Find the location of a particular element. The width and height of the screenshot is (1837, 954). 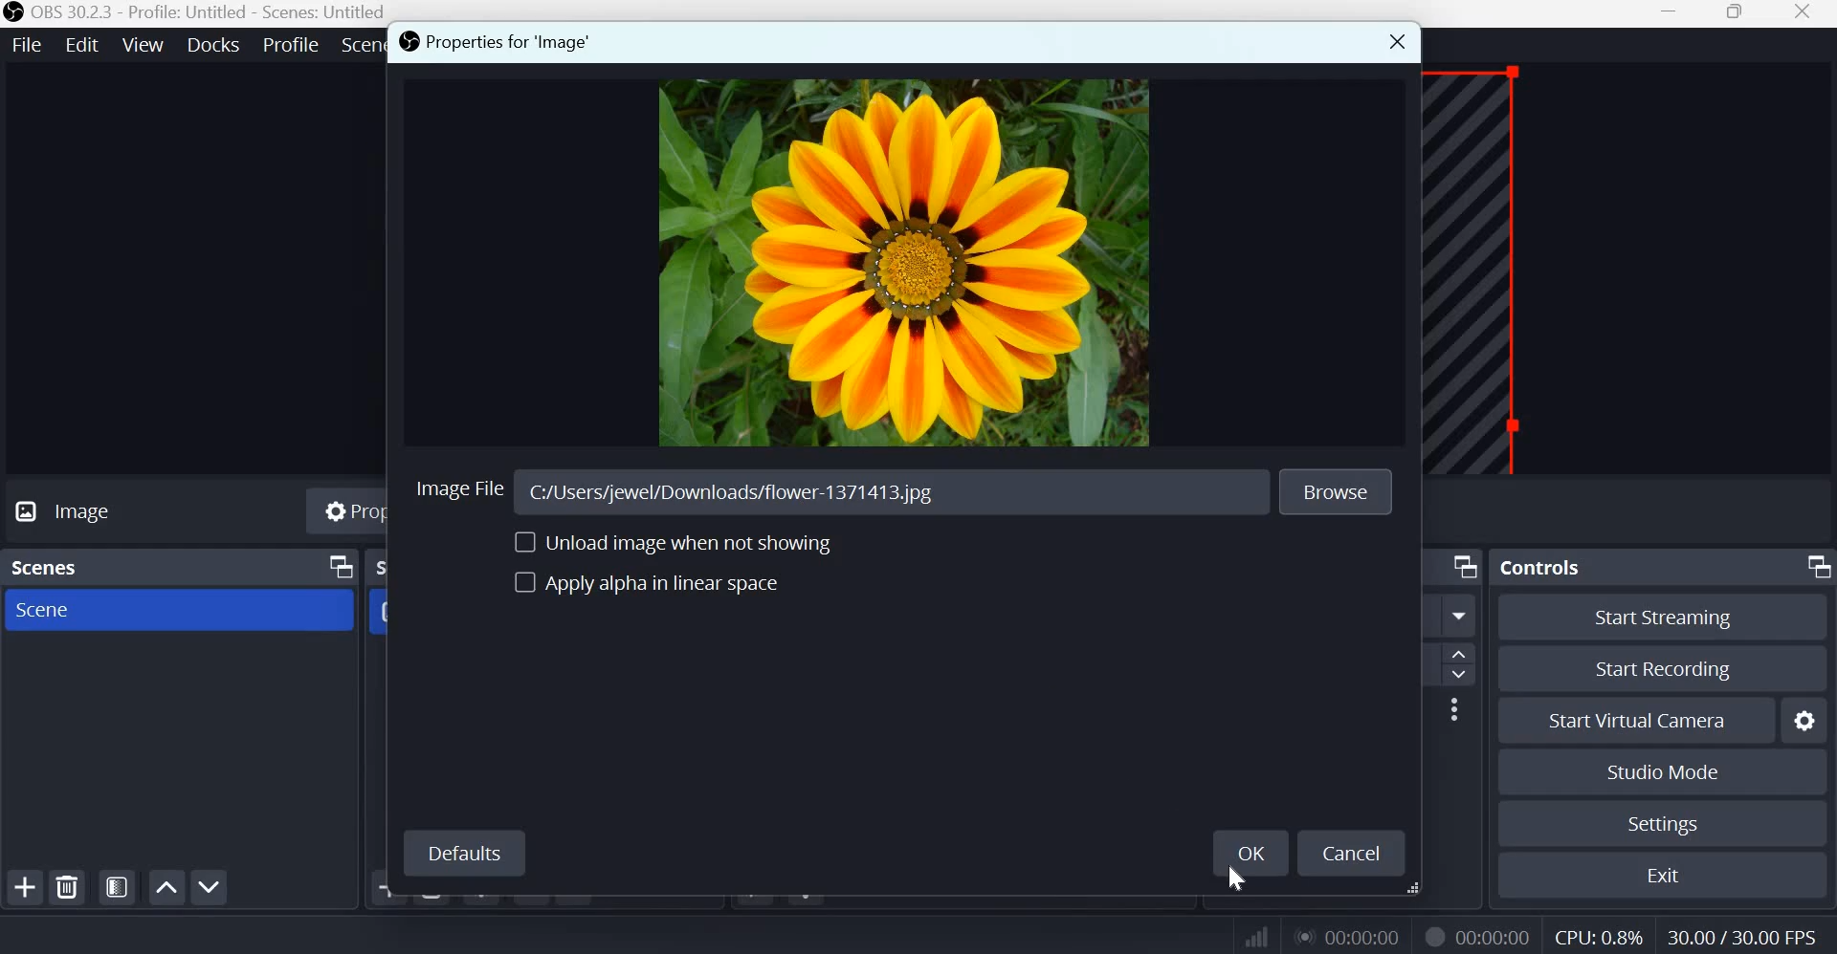

apply alpha in linear space is located at coordinates (659, 590).